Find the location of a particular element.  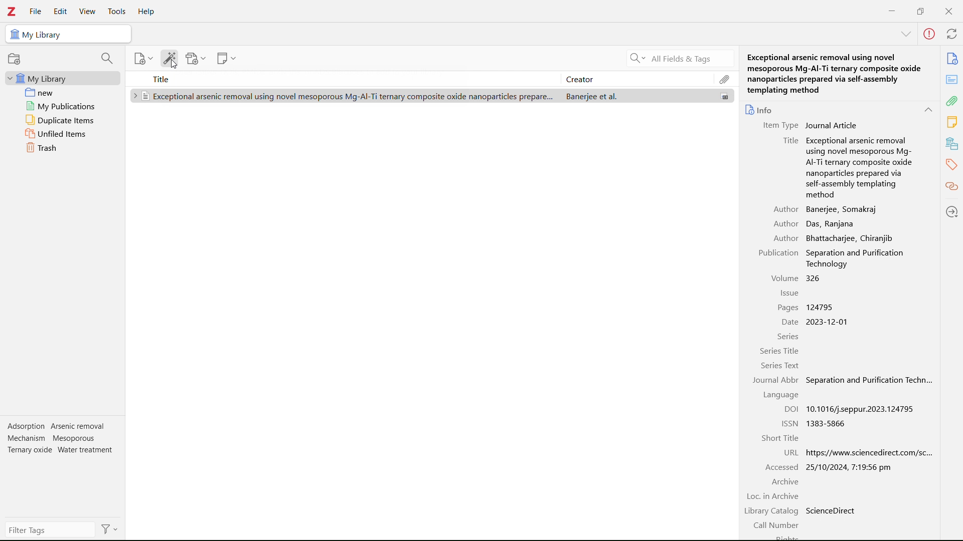

2023-12-01 is located at coordinates (829, 322).